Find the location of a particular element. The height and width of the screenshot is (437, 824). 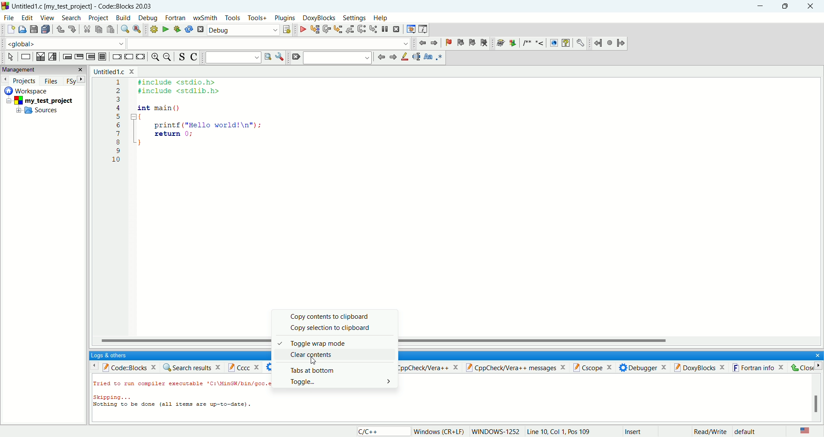

zoom in is located at coordinates (154, 57).